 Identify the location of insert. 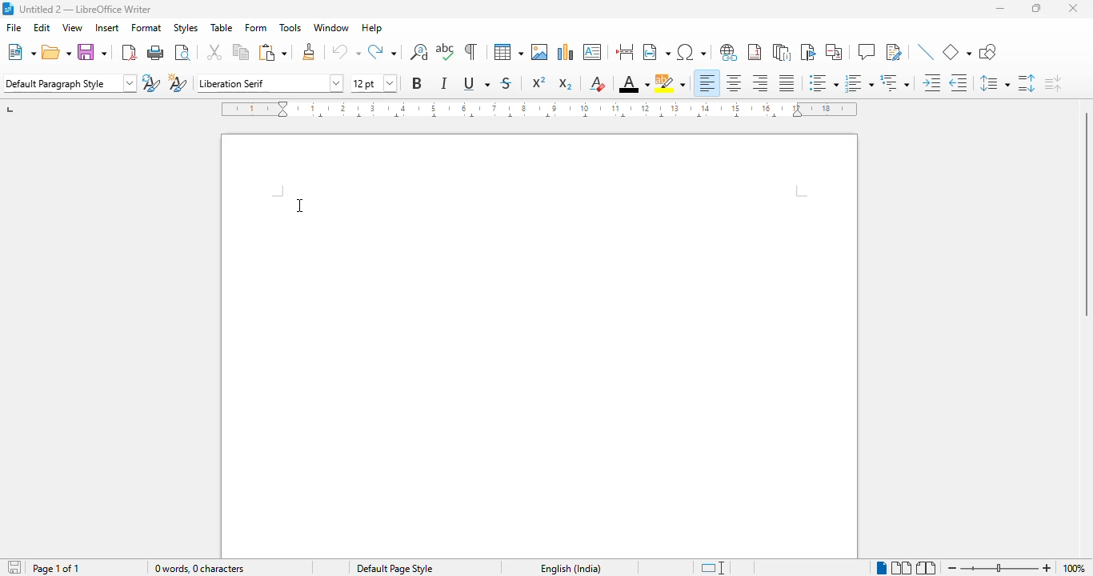
(107, 27).